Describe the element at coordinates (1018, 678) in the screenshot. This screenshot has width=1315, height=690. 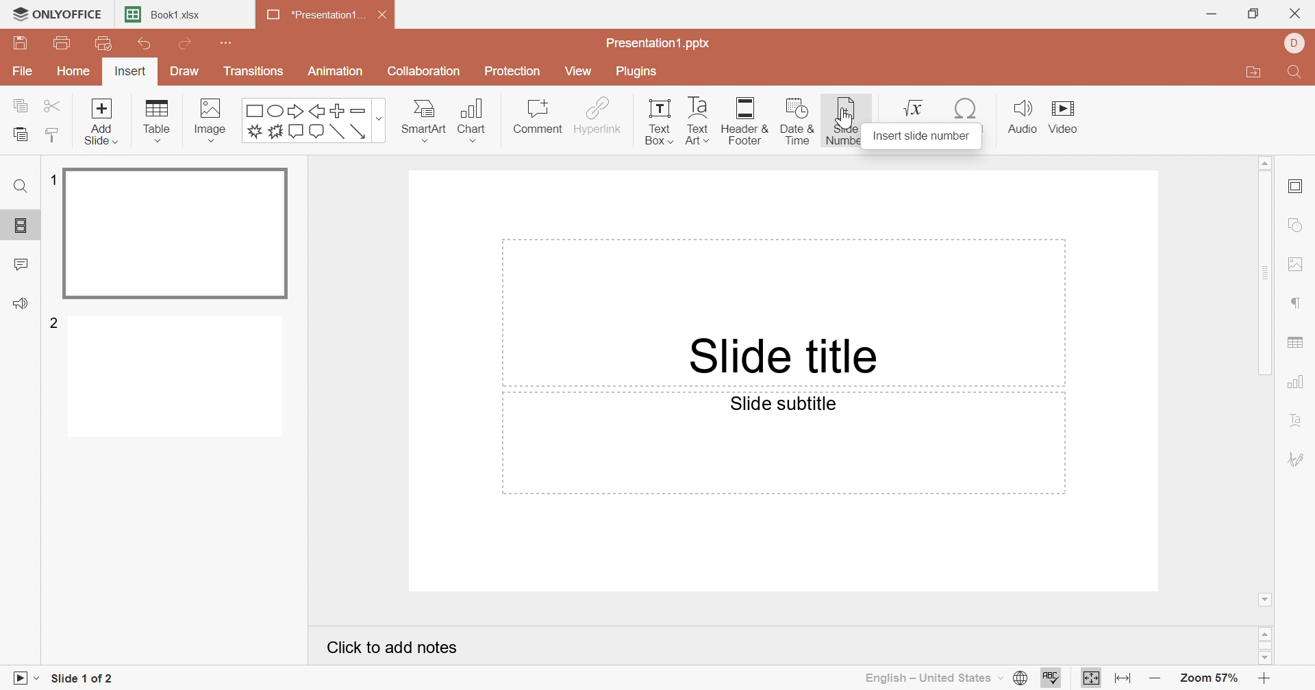
I see `Set document language` at that location.